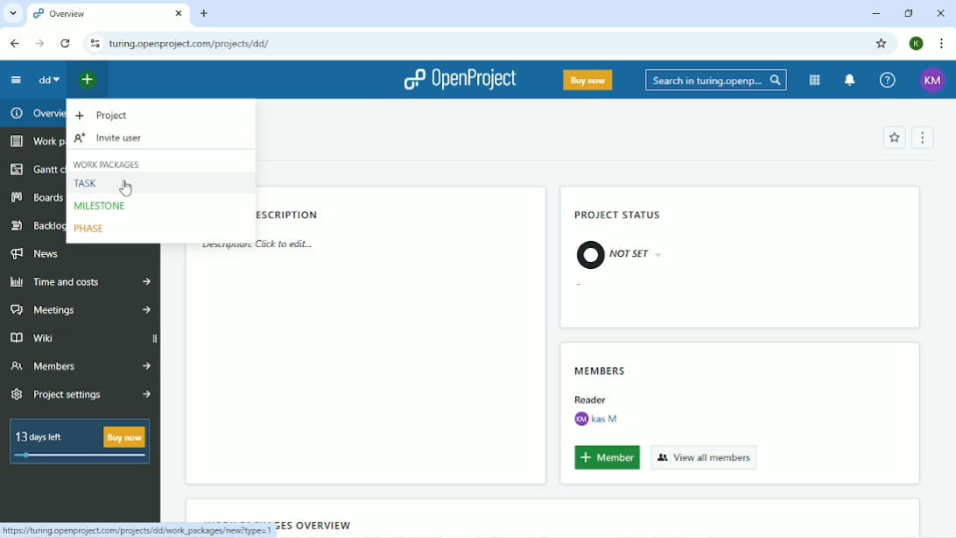  Describe the element at coordinates (199, 43) in the screenshot. I see `turing.openproject.com/projects/dd/` at that location.